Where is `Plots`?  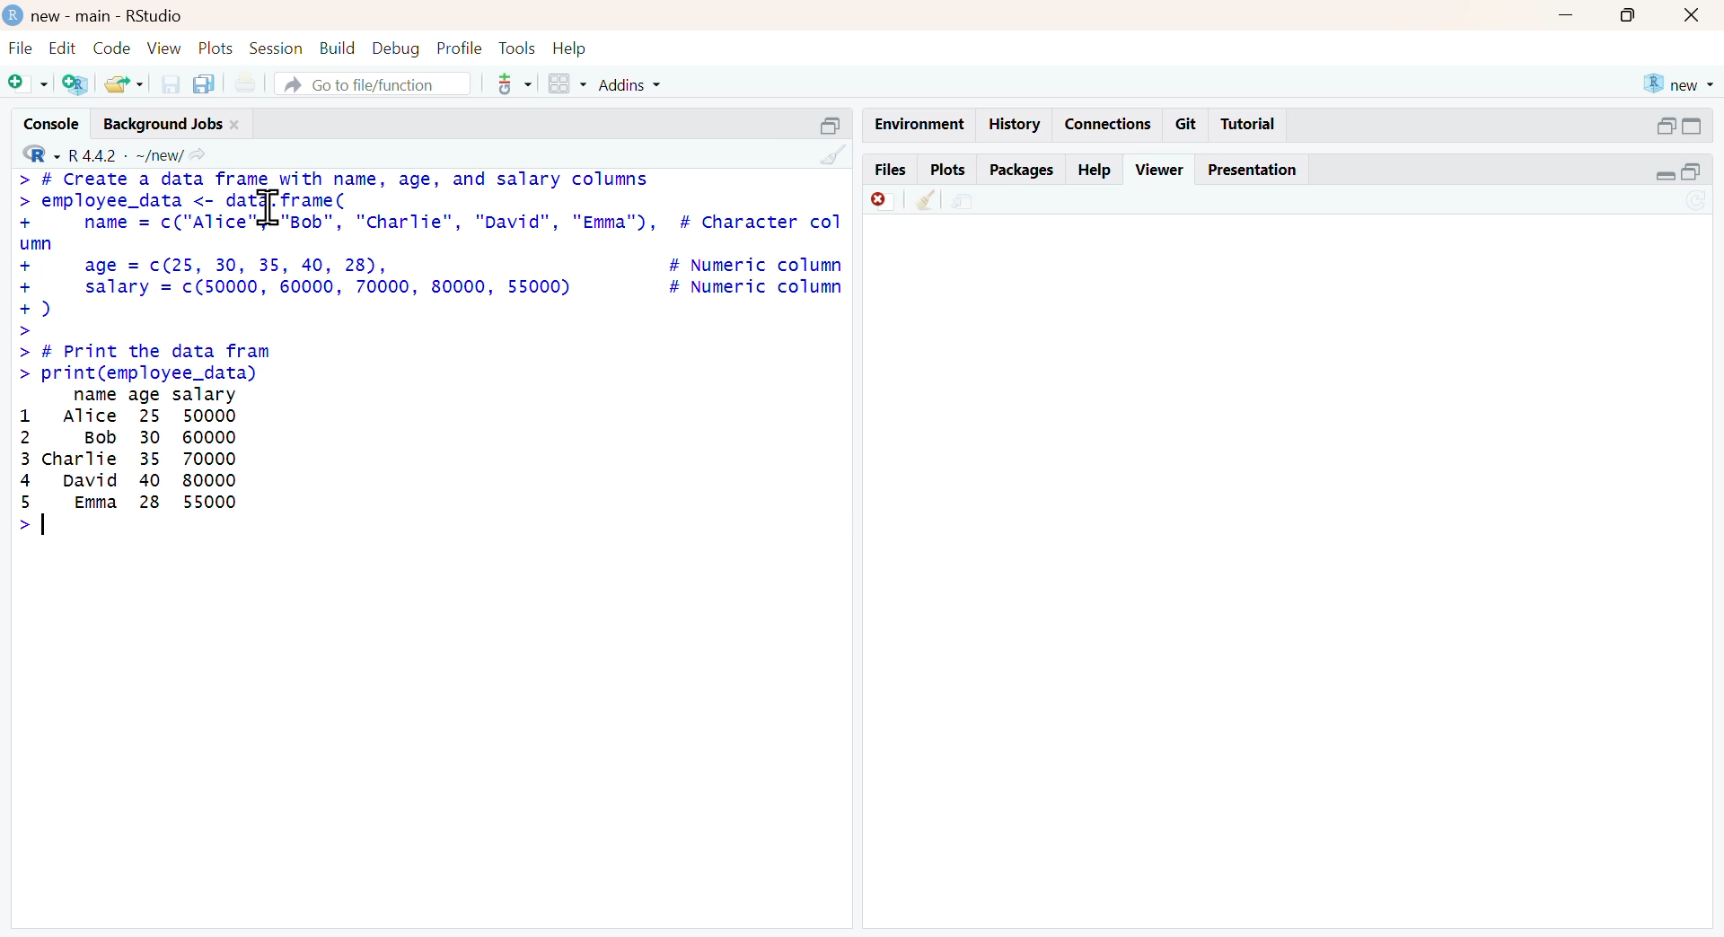
Plots is located at coordinates (215, 48).